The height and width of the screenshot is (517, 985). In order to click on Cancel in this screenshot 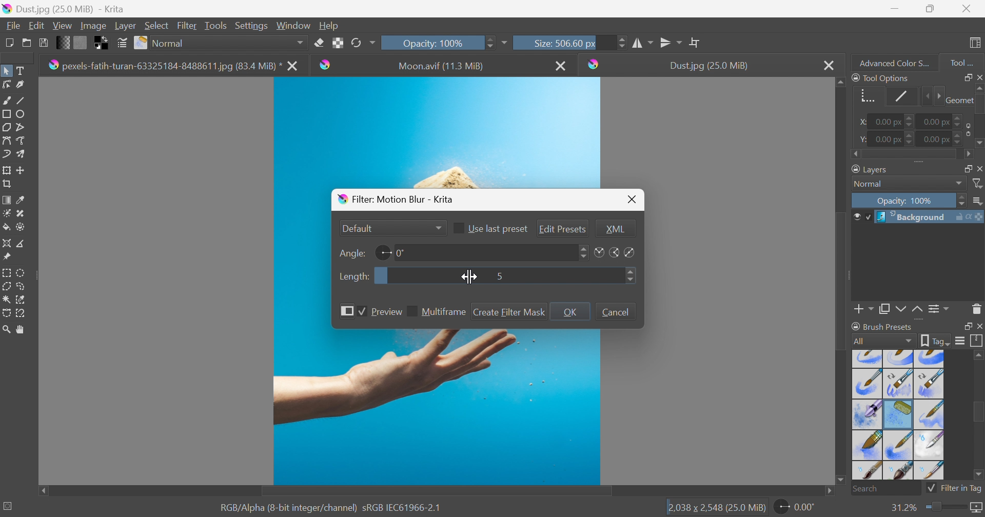, I will do `click(615, 311)`.